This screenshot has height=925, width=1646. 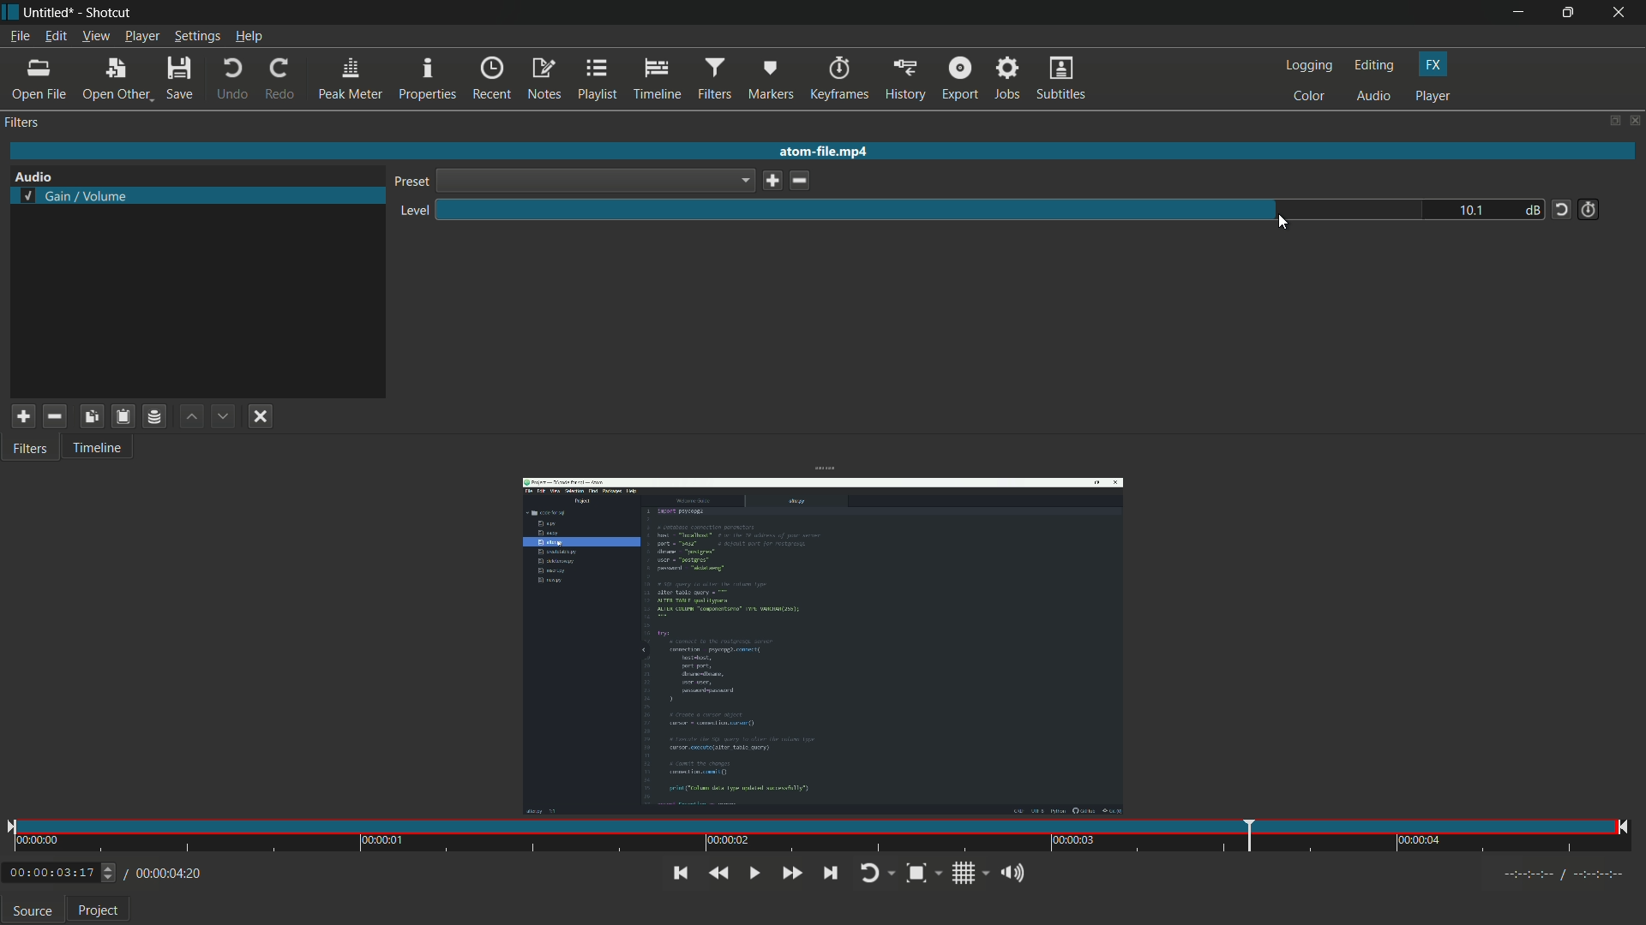 What do you see at coordinates (409, 182) in the screenshot?
I see `preset` at bounding box center [409, 182].